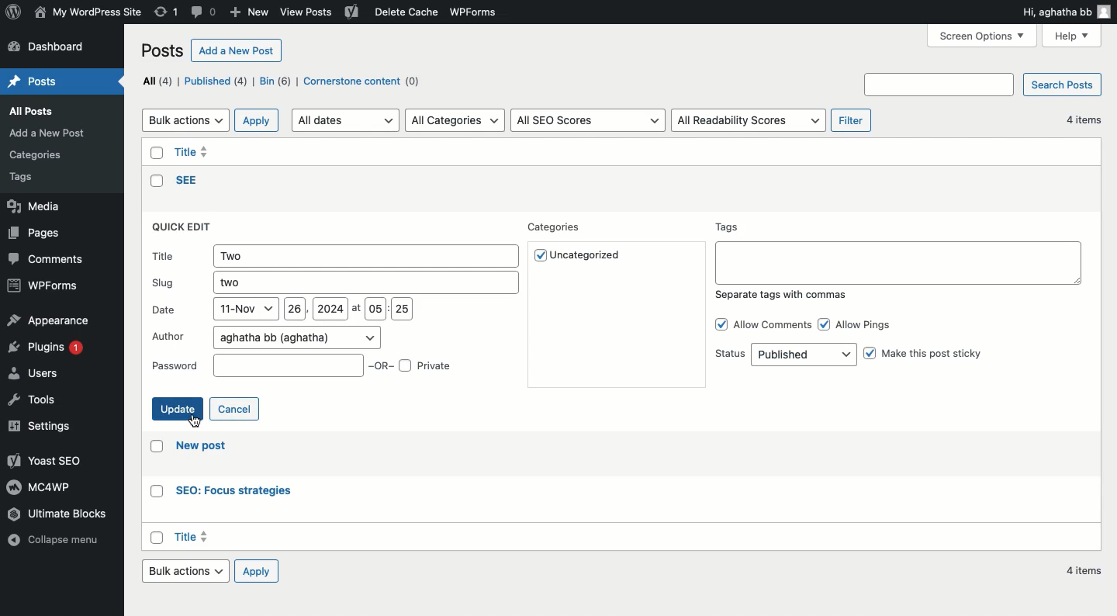 The height and width of the screenshot is (616, 1117). What do you see at coordinates (749, 121) in the screenshot?
I see `All readability scores` at bounding box center [749, 121].